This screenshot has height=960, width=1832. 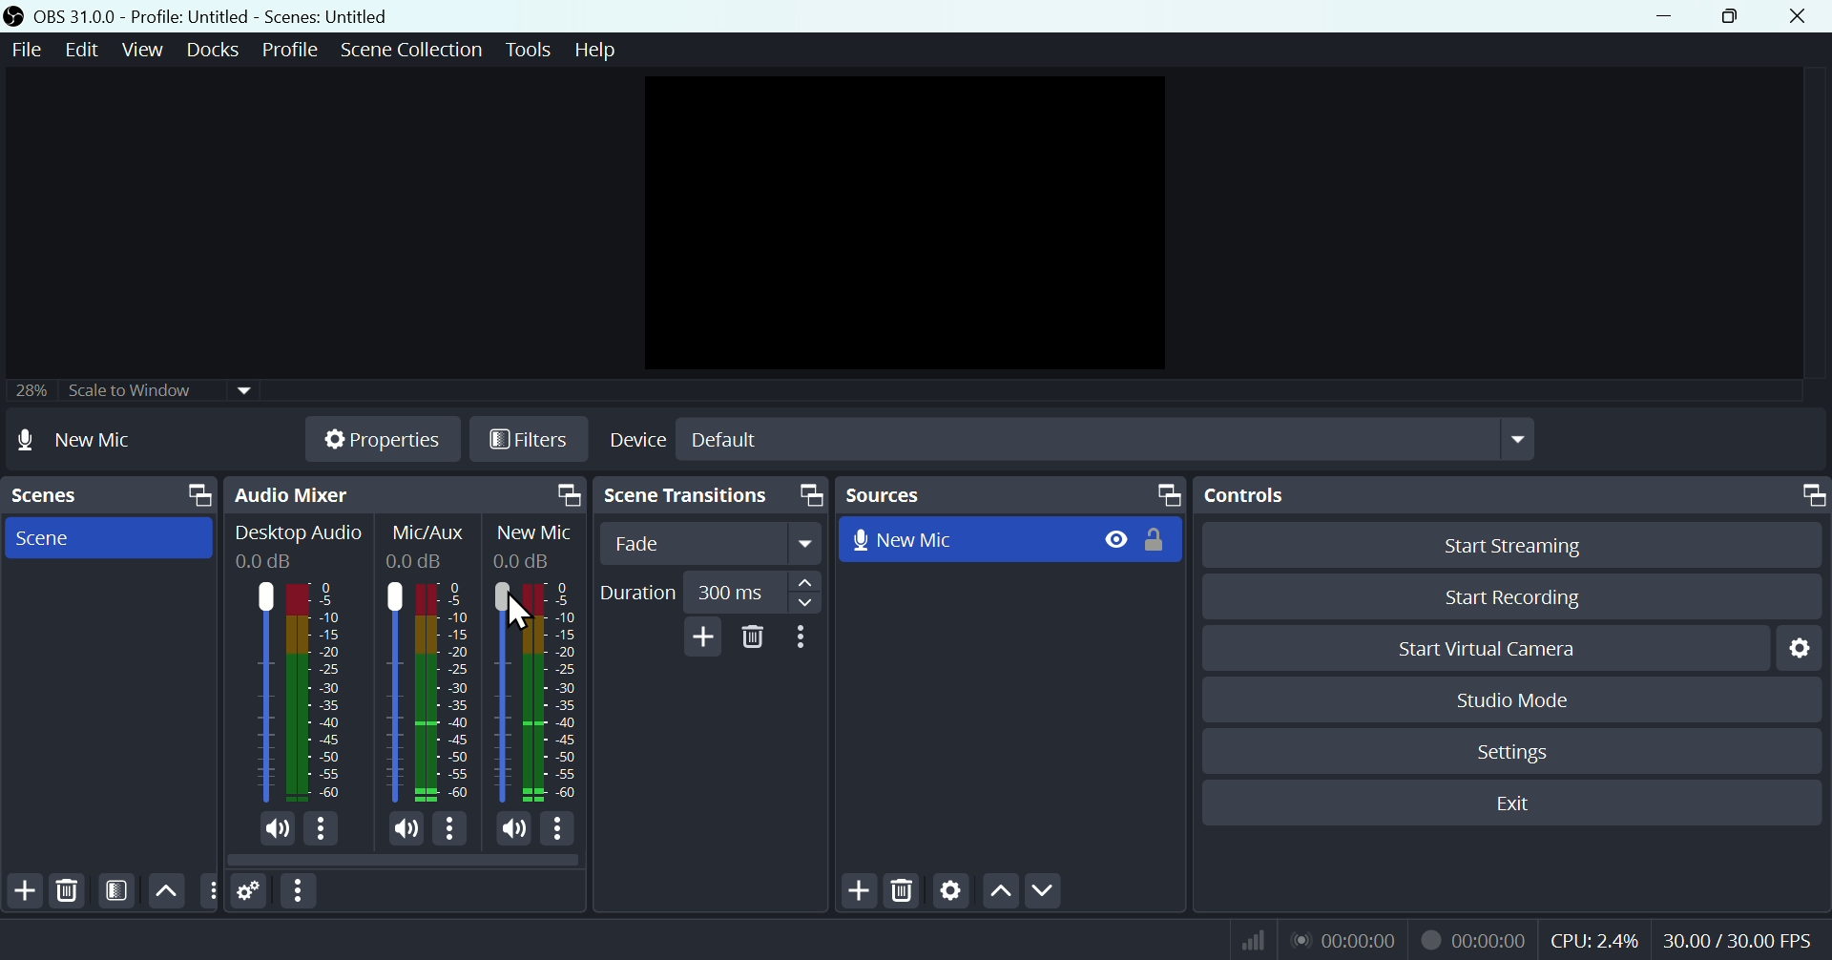 I want to click on Delete, so click(x=905, y=893).